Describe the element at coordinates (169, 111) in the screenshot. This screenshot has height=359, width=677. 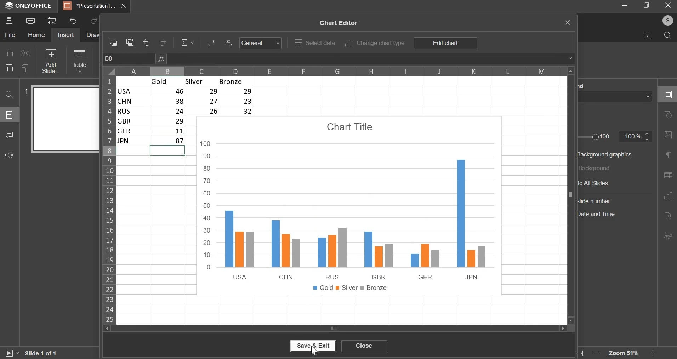
I see `24` at that location.